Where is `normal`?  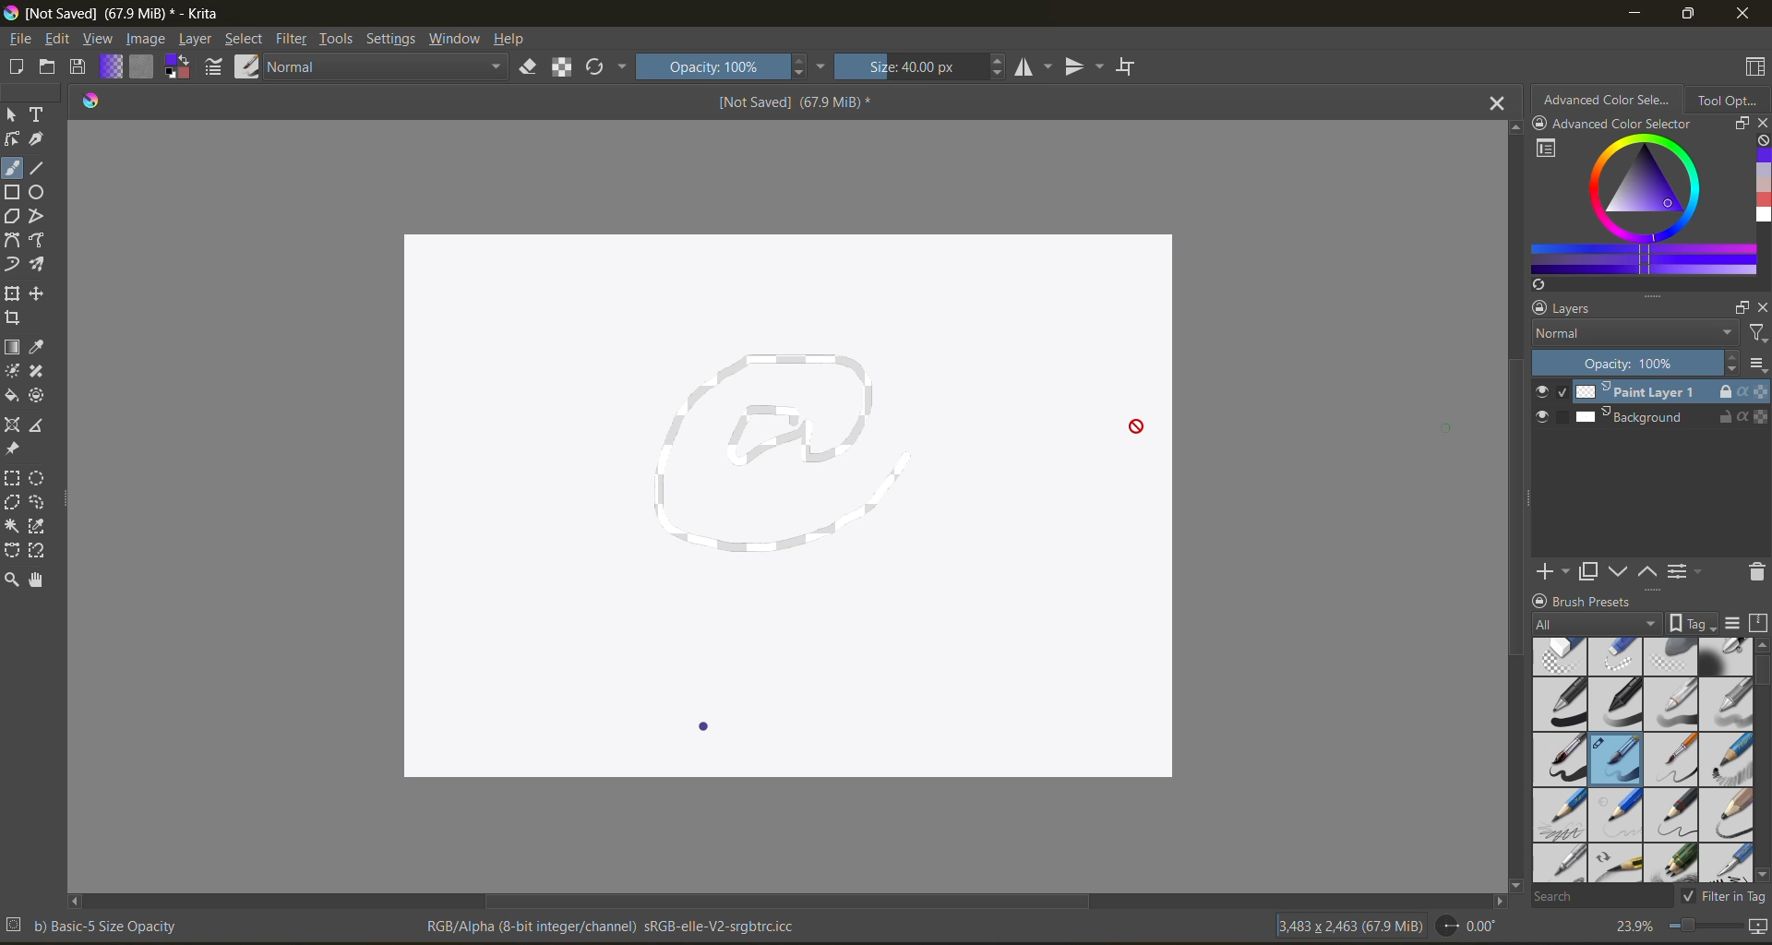 normal is located at coordinates (1634, 333).